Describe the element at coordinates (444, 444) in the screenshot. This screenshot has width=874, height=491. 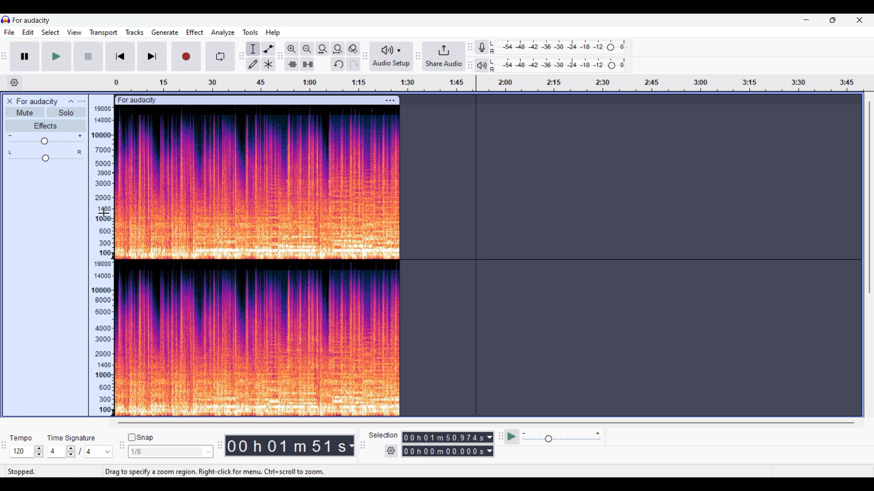
I see `Selection duration` at that location.